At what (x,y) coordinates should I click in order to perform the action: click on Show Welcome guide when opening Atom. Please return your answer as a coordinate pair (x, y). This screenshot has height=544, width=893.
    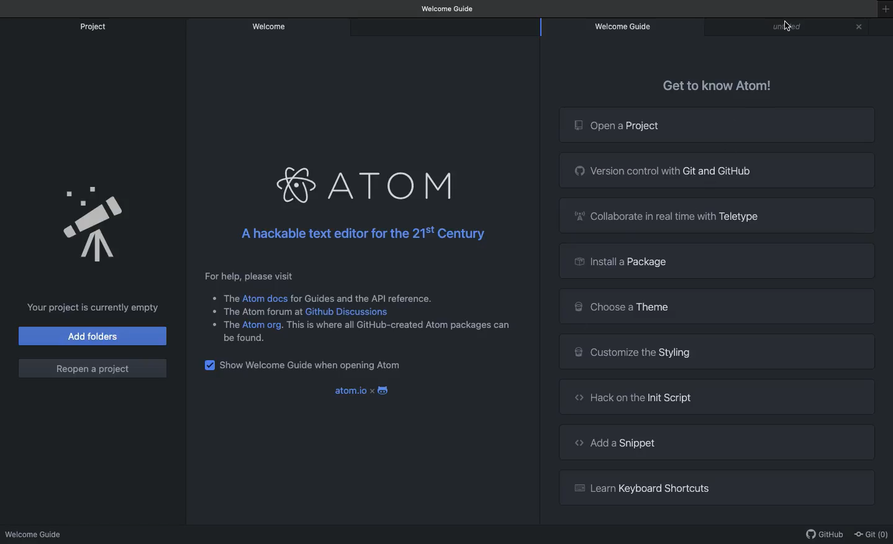
    Looking at the image, I should click on (315, 366).